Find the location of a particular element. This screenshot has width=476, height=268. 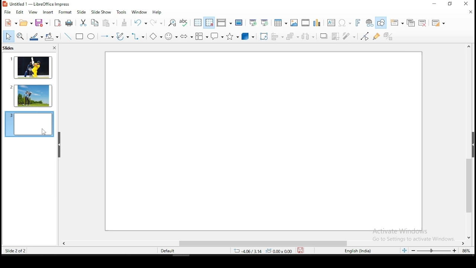

slide layout is located at coordinates (438, 25).